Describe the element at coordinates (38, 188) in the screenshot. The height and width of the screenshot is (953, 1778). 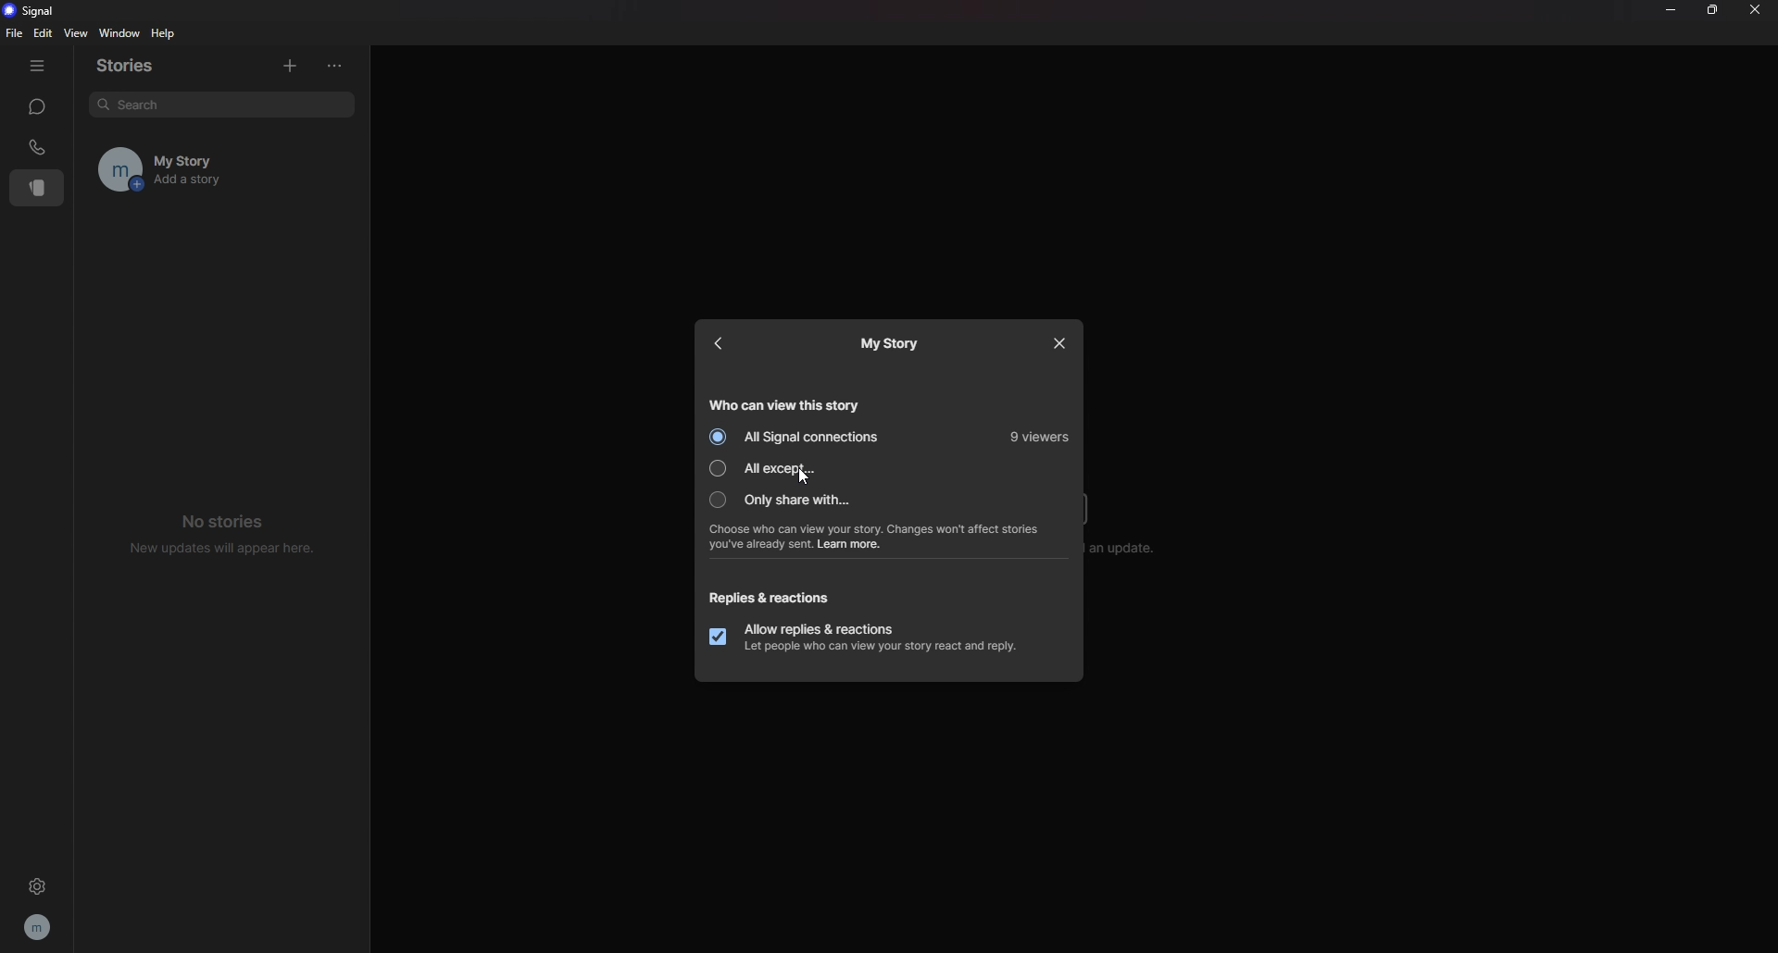
I see `stories` at that location.